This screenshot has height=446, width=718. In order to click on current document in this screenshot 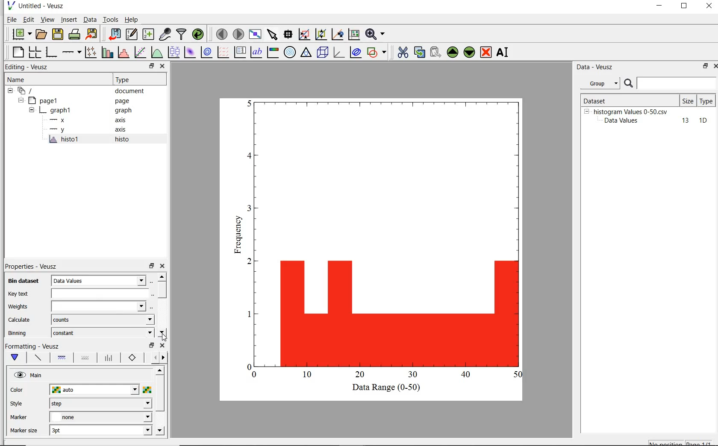, I will do `click(27, 91)`.